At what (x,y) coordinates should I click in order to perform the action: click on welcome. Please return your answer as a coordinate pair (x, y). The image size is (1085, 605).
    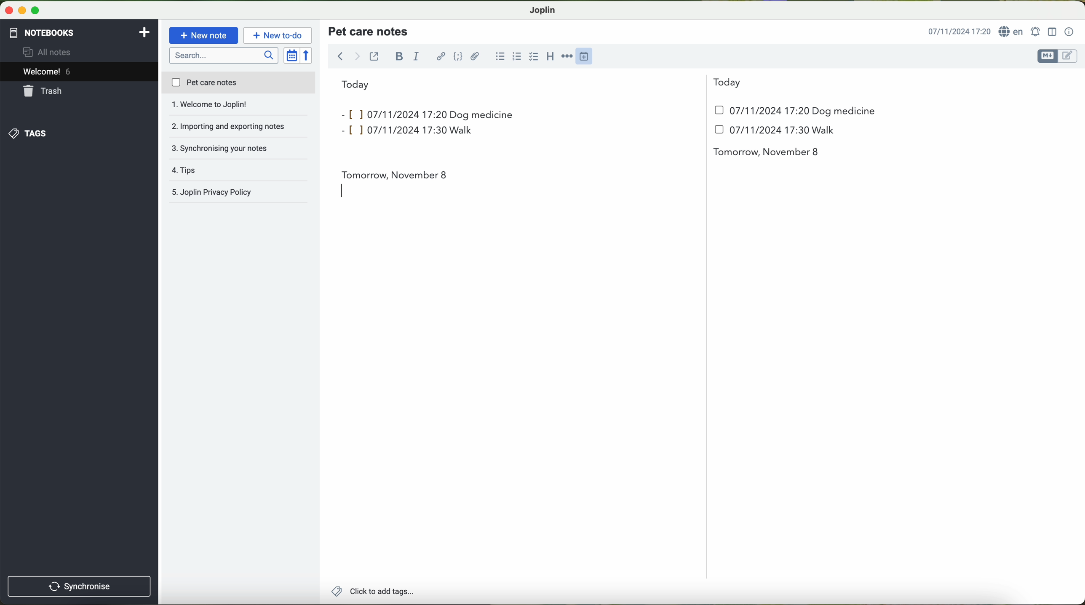
    Looking at the image, I should click on (79, 73).